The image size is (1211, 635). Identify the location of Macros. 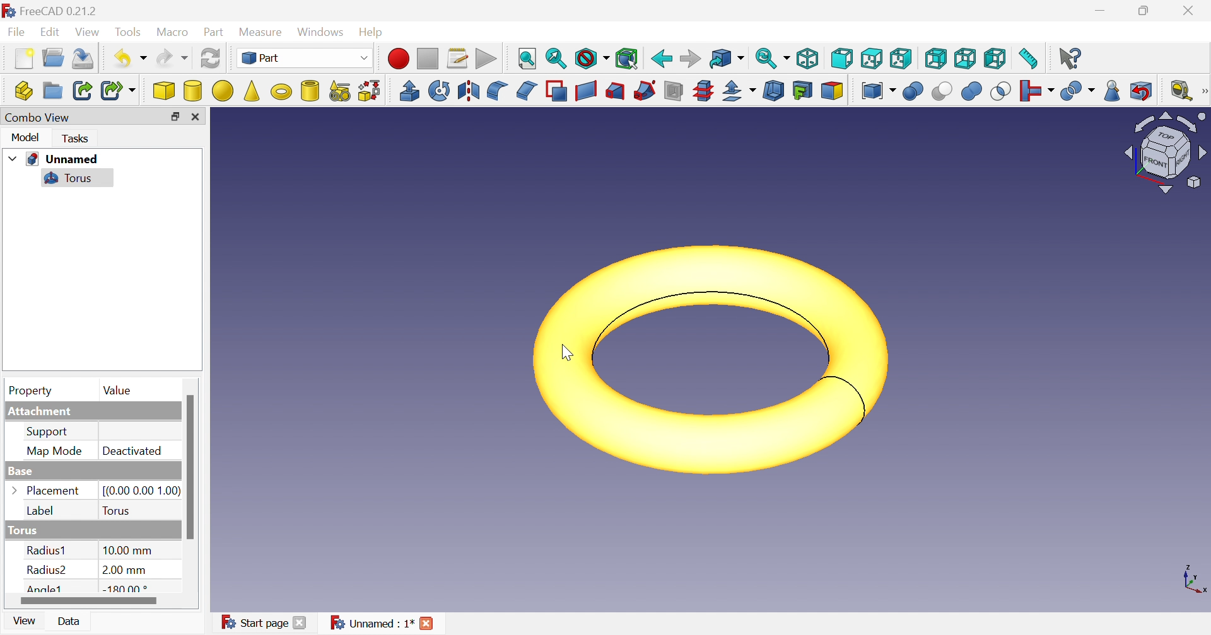
(456, 58).